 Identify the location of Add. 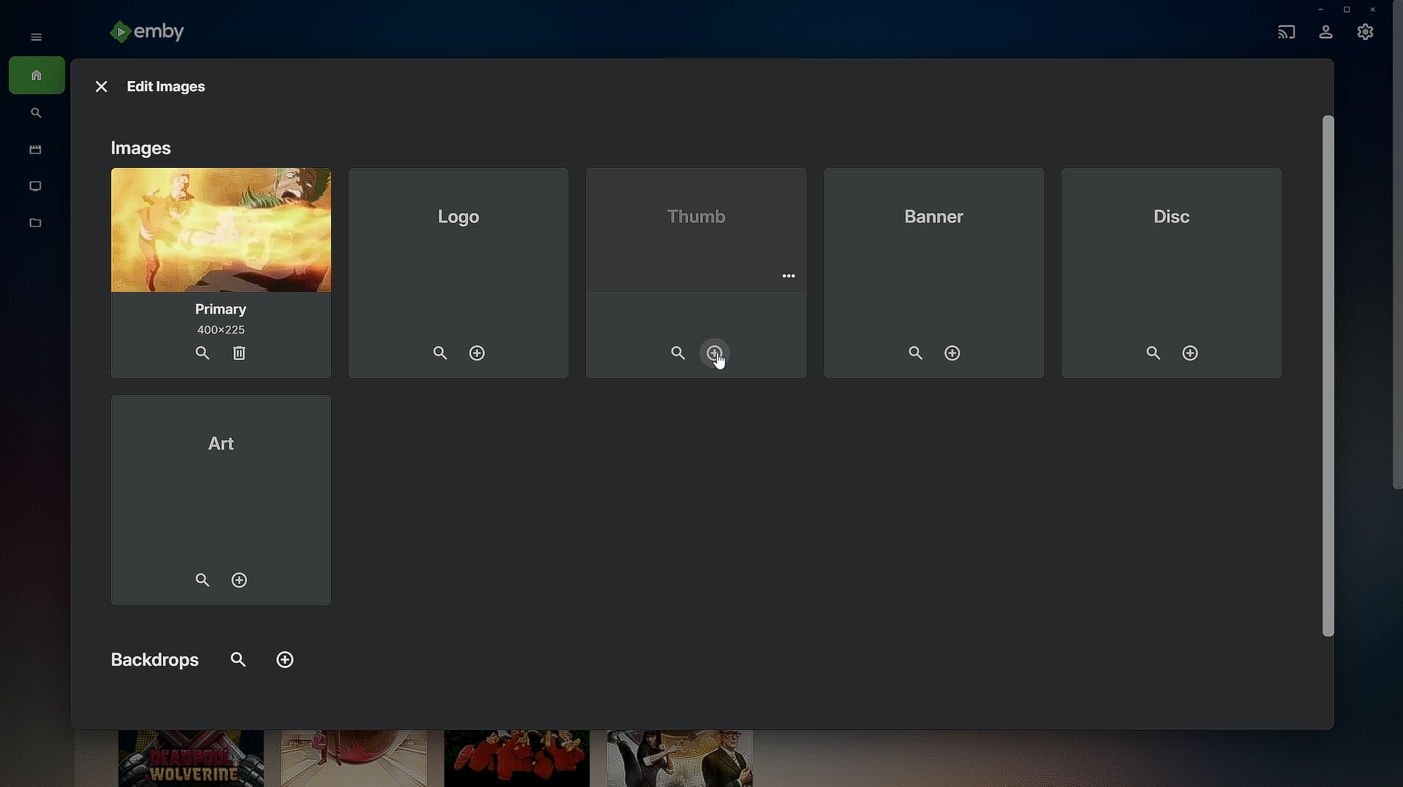
(285, 661).